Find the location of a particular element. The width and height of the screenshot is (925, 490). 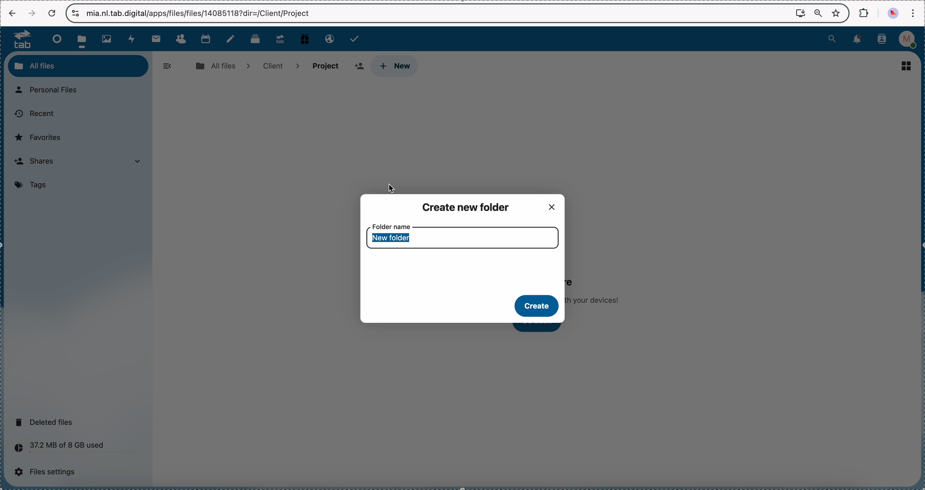

favorites is located at coordinates (40, 137).